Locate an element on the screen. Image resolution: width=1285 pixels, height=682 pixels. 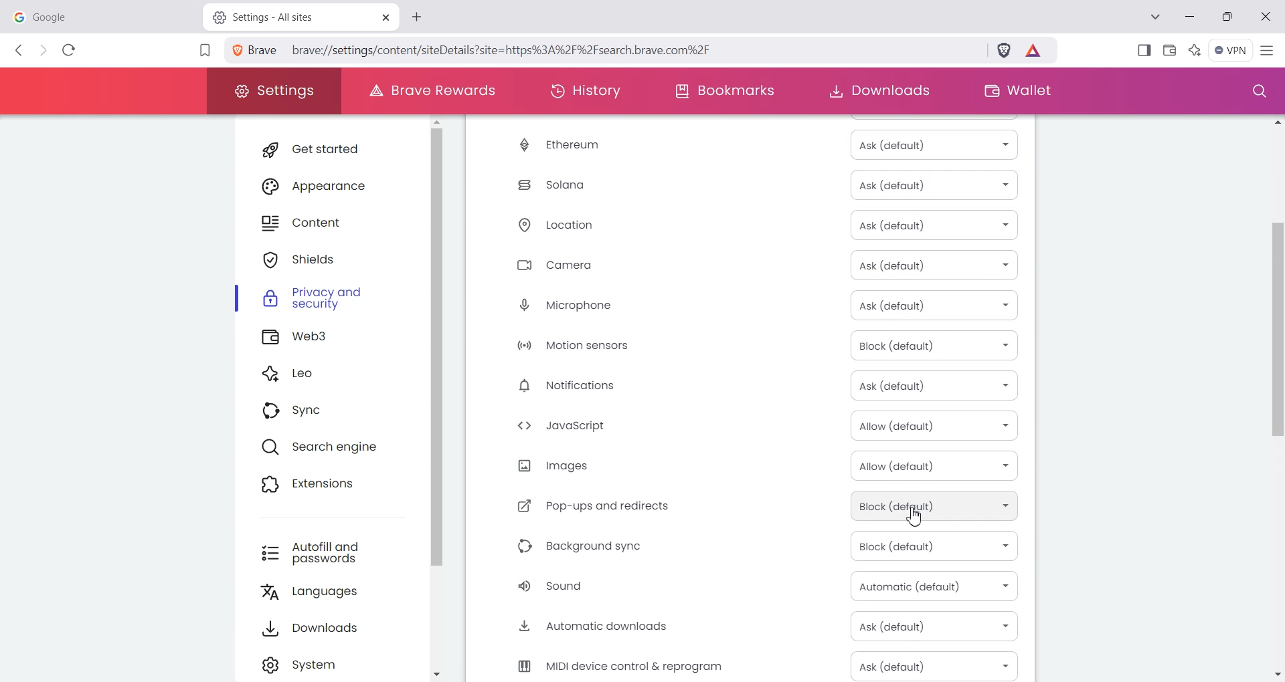
Bookmarks is located at coordinates (724, 92).